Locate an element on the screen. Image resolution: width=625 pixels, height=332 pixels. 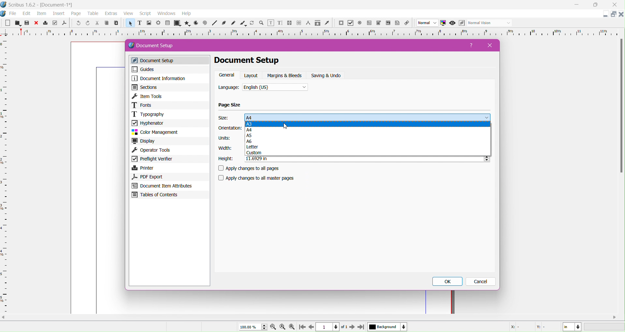
copy item properties is located at coordinates (317, 24).